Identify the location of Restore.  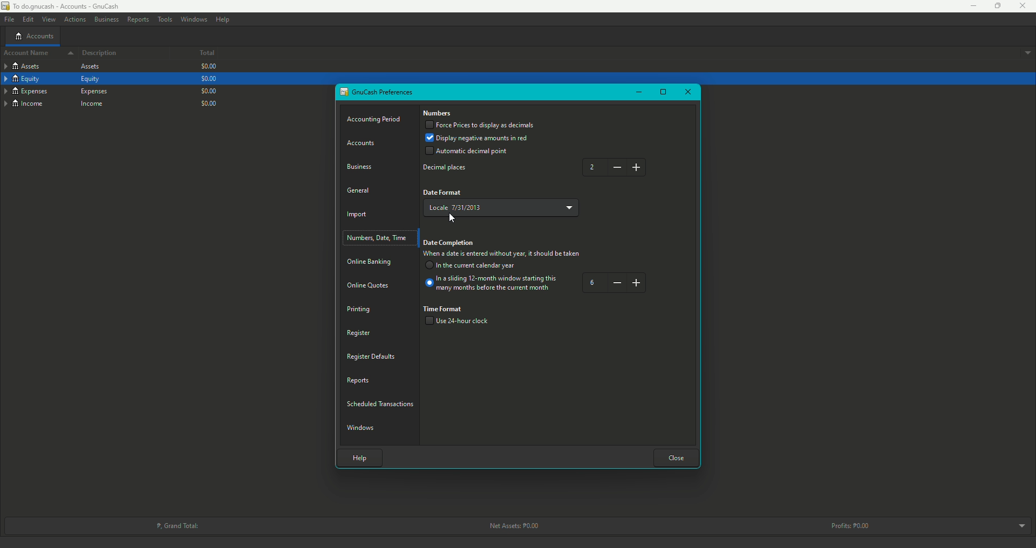
(993, 6).